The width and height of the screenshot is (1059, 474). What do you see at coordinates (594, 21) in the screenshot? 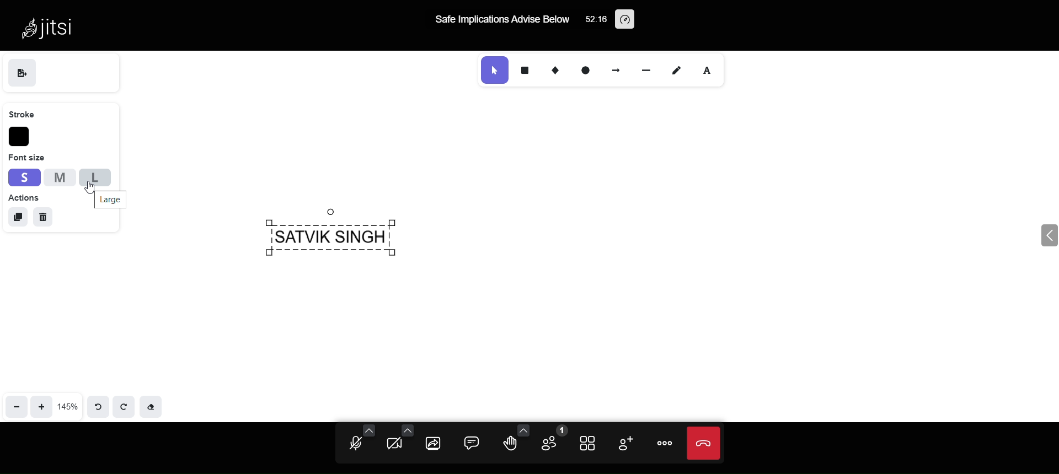
I see `52:16` at bounding box center [594, 21].